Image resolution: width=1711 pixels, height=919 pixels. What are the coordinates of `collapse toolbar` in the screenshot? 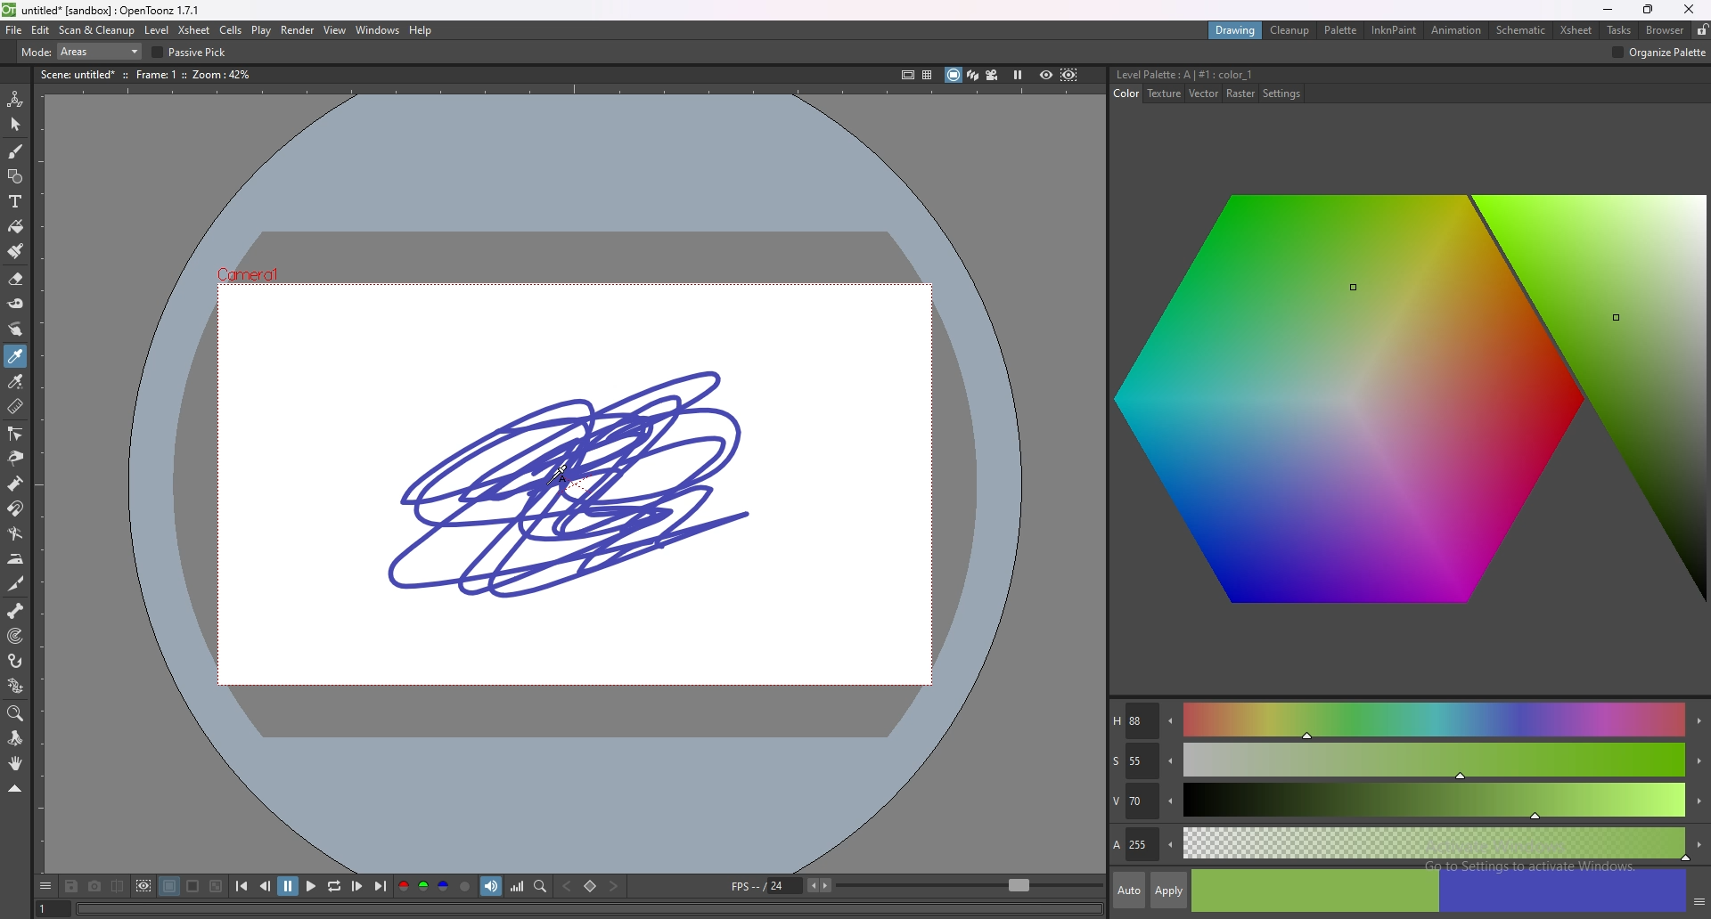 It's located at (15, 788).